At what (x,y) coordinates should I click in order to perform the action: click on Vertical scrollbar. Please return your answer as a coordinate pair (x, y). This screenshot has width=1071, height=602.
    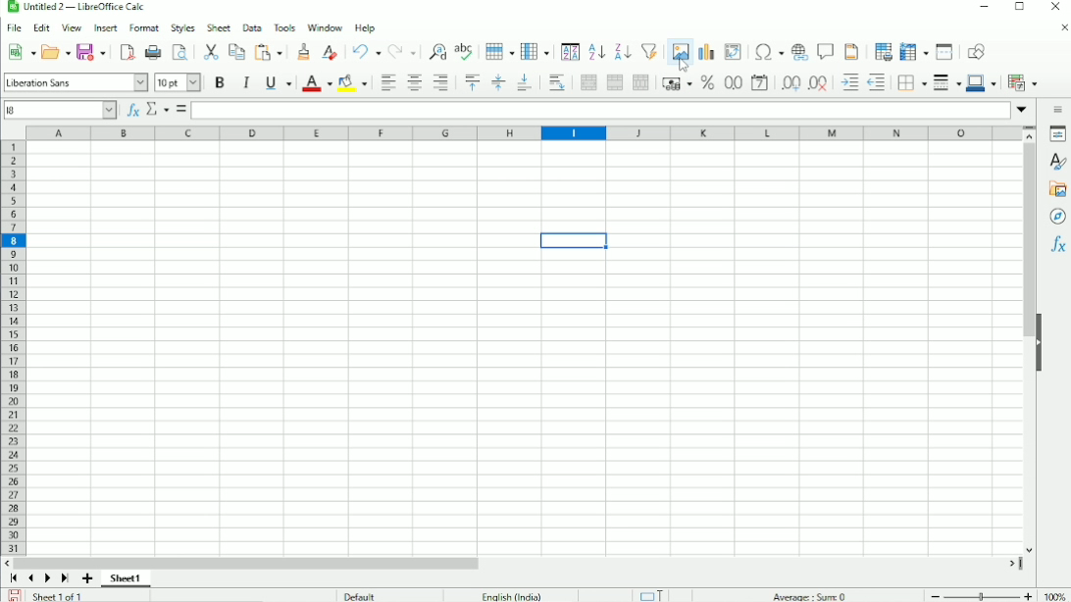
    Looking at the image, I should click on (1026, 349).